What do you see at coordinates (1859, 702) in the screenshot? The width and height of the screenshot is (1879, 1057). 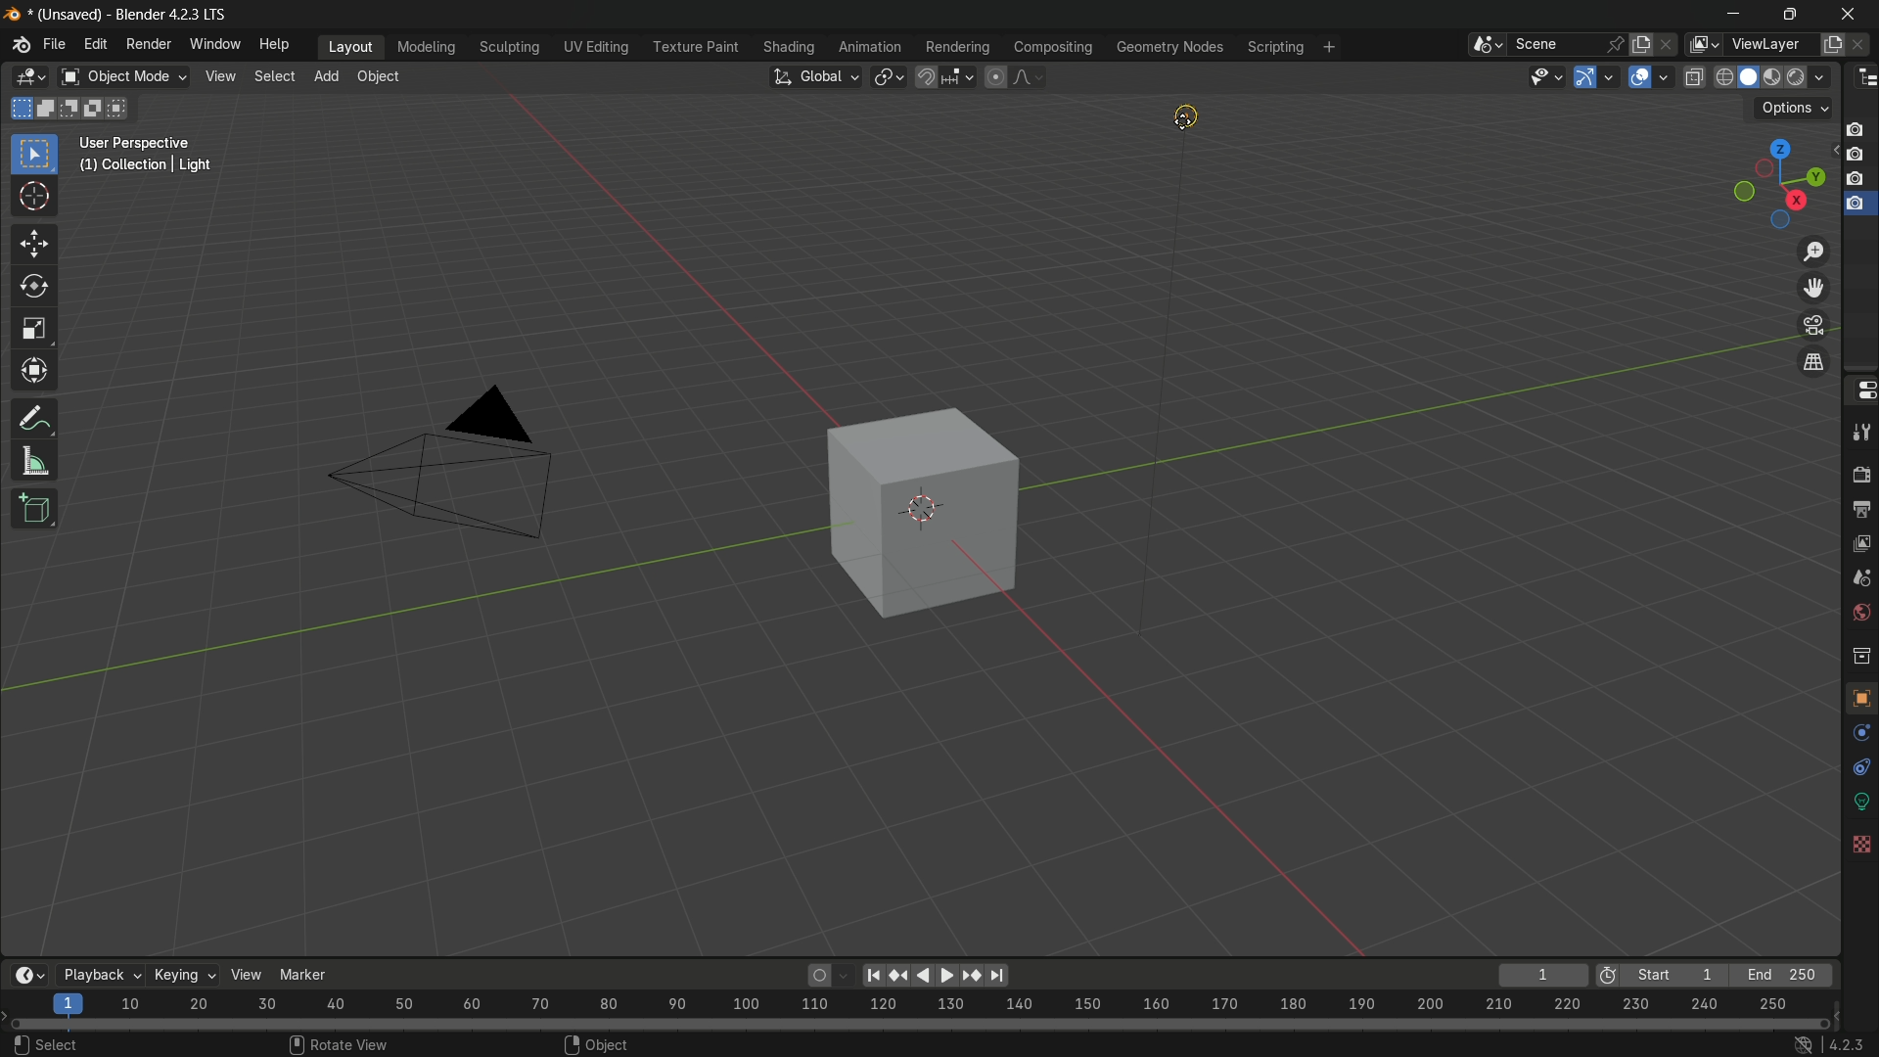 I see `object` at bounding box center [1859, 702].